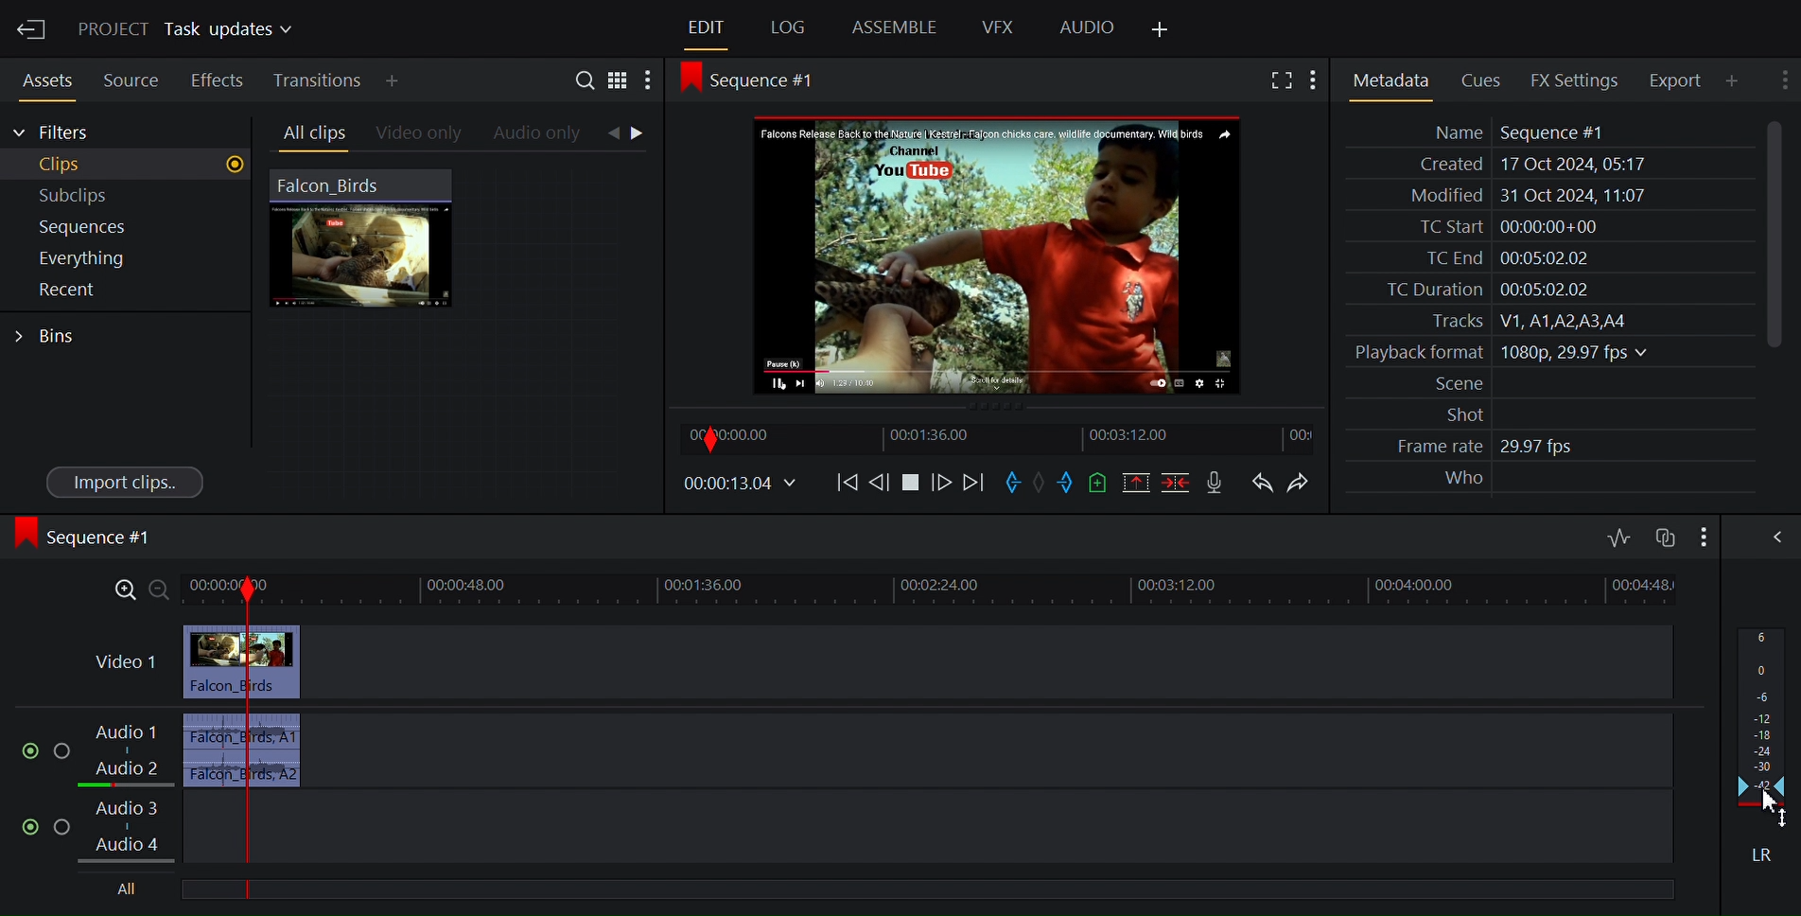  Describe the element at coordinates (1278, 79) in the screenshot. I see `Fullscreen` at that location.